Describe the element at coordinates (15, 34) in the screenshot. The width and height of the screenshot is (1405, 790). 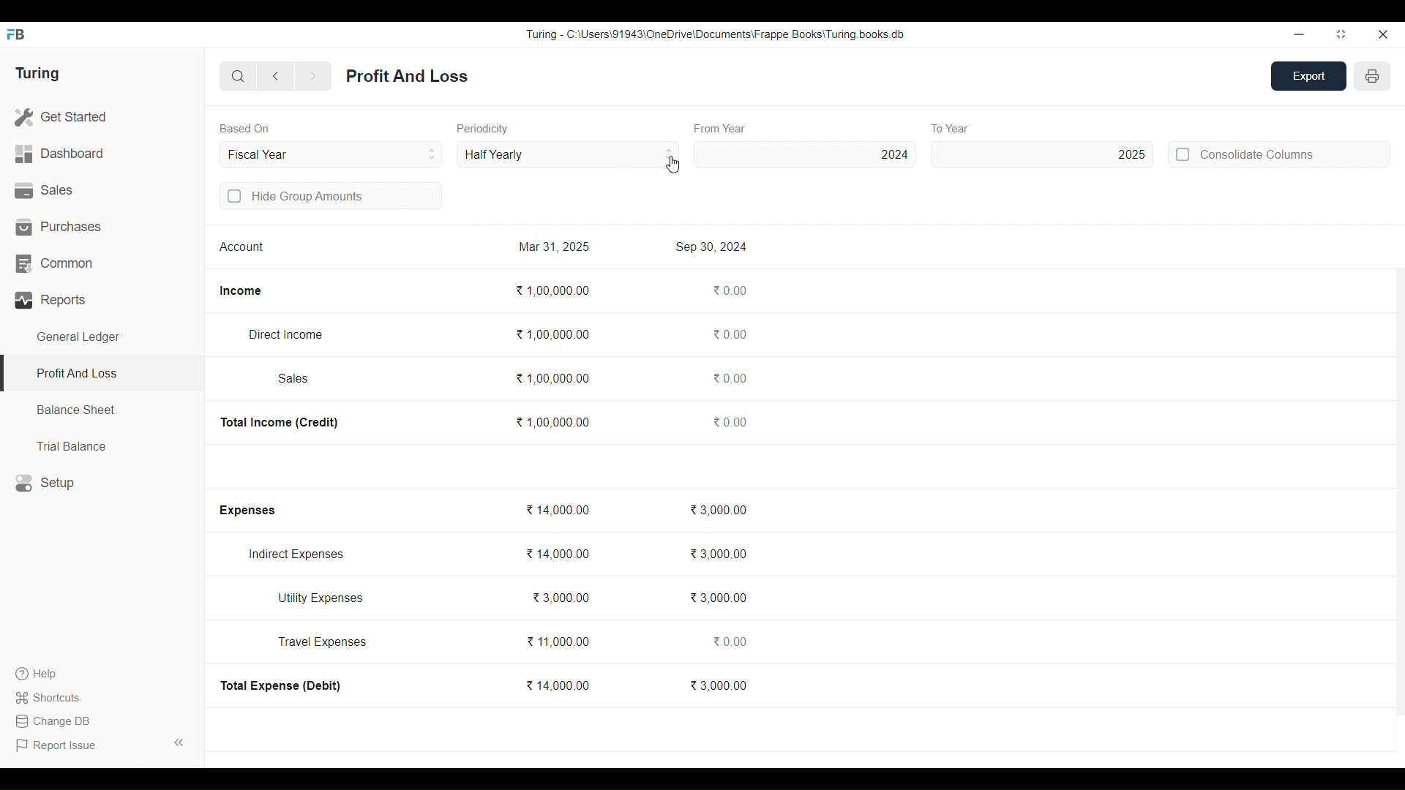
I see `Frappe Books logo` at that location.